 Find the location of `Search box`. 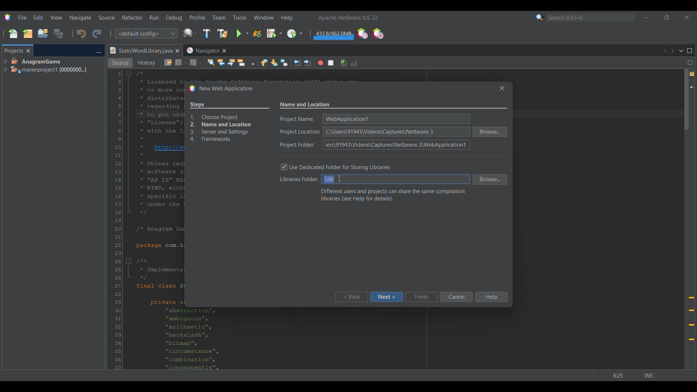

Search box is located at coordinates (591, 17).